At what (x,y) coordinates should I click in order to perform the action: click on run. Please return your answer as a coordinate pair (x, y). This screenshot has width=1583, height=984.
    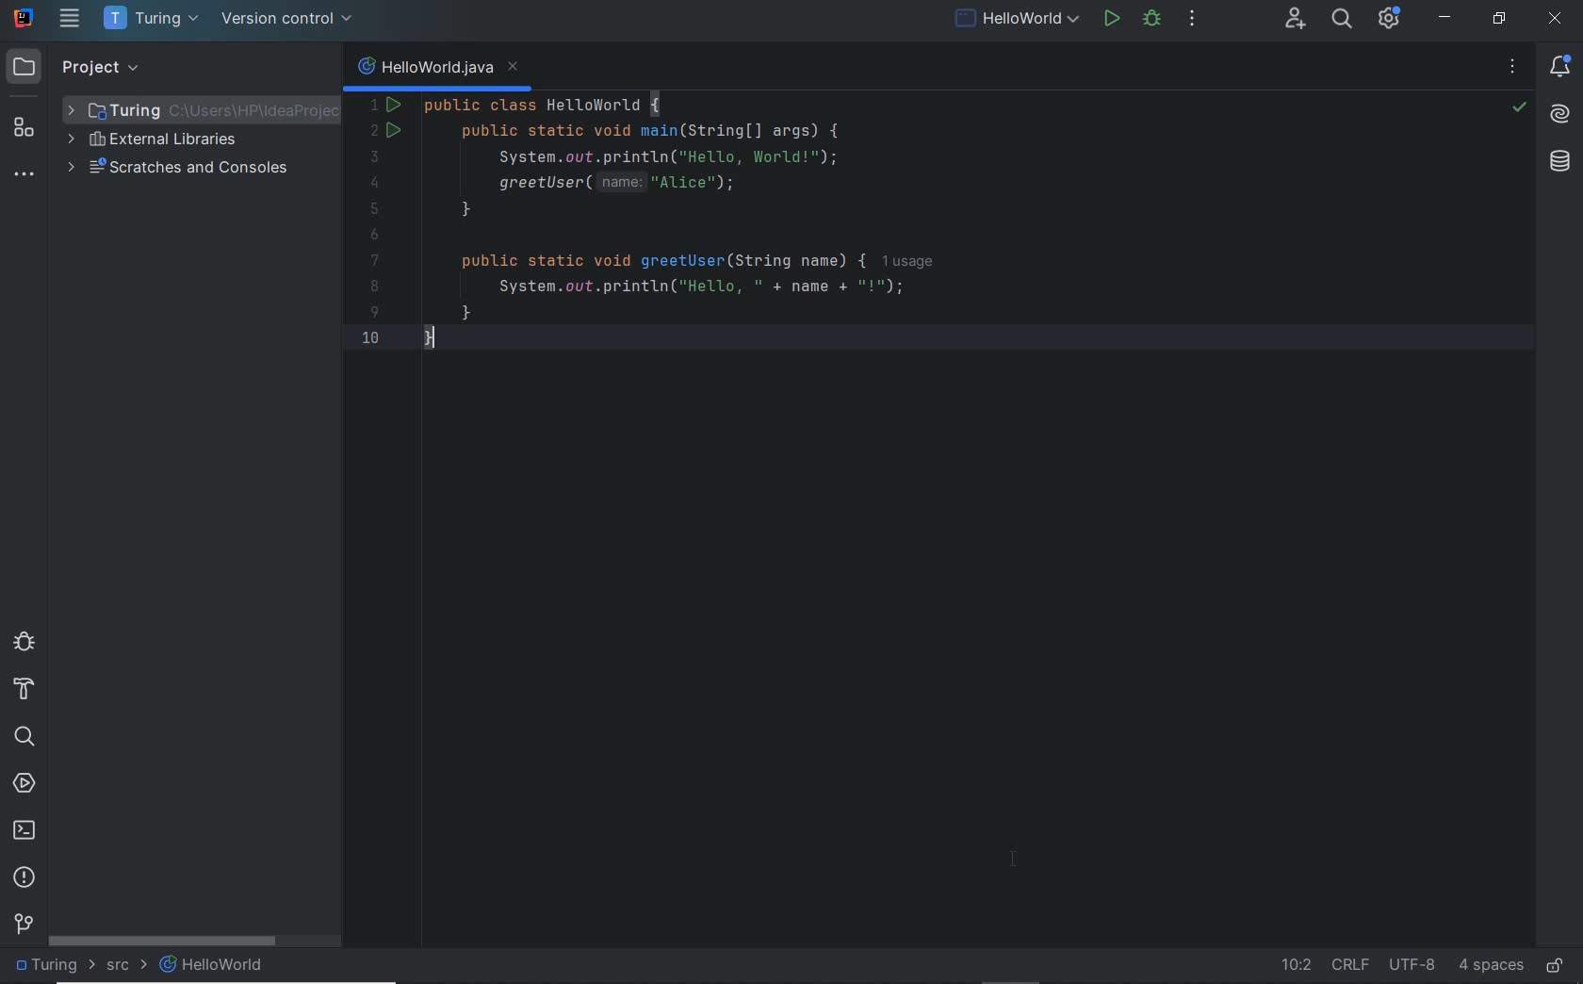
    Looking at the image, I should click on (1111, 18).